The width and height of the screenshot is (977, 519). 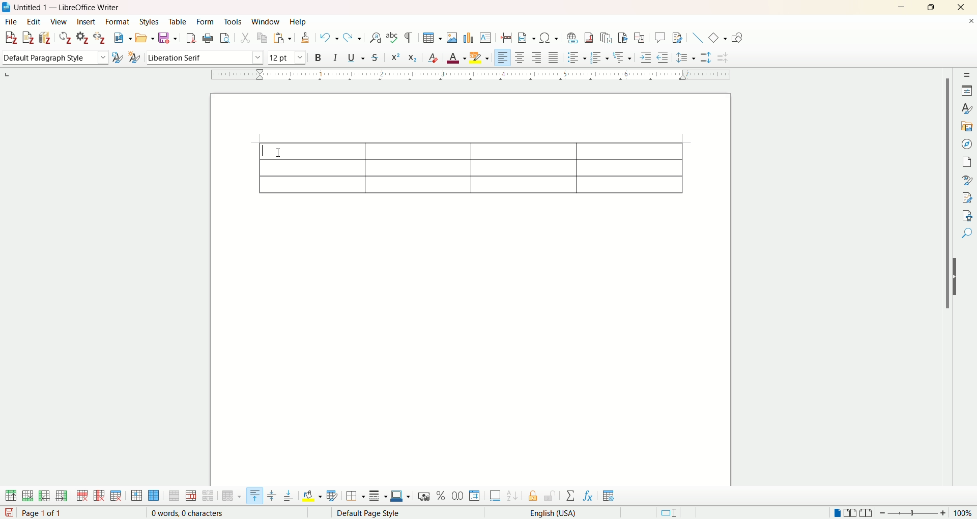 I want to click on format outline, so click(x=623, y=57).